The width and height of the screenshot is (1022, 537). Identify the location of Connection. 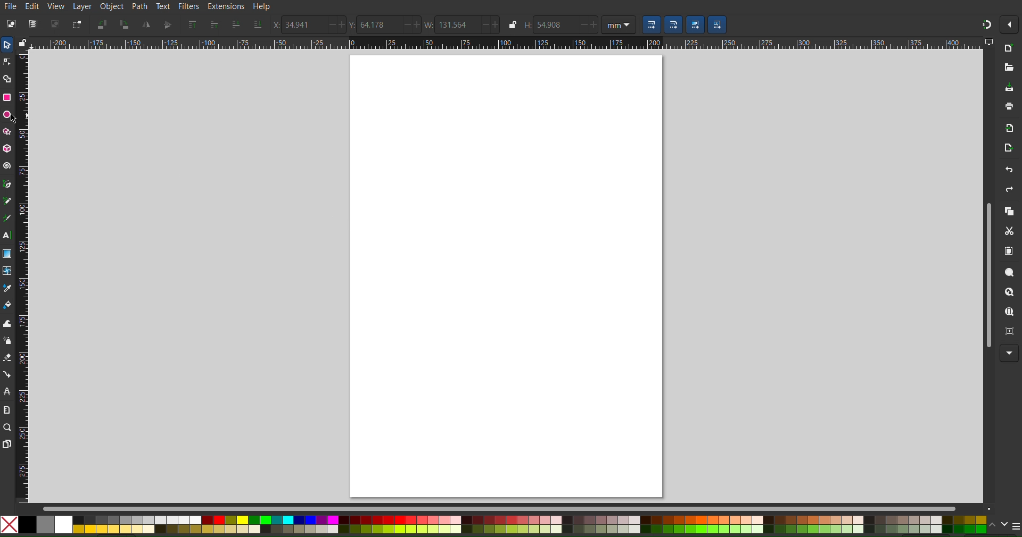
(7, 375).